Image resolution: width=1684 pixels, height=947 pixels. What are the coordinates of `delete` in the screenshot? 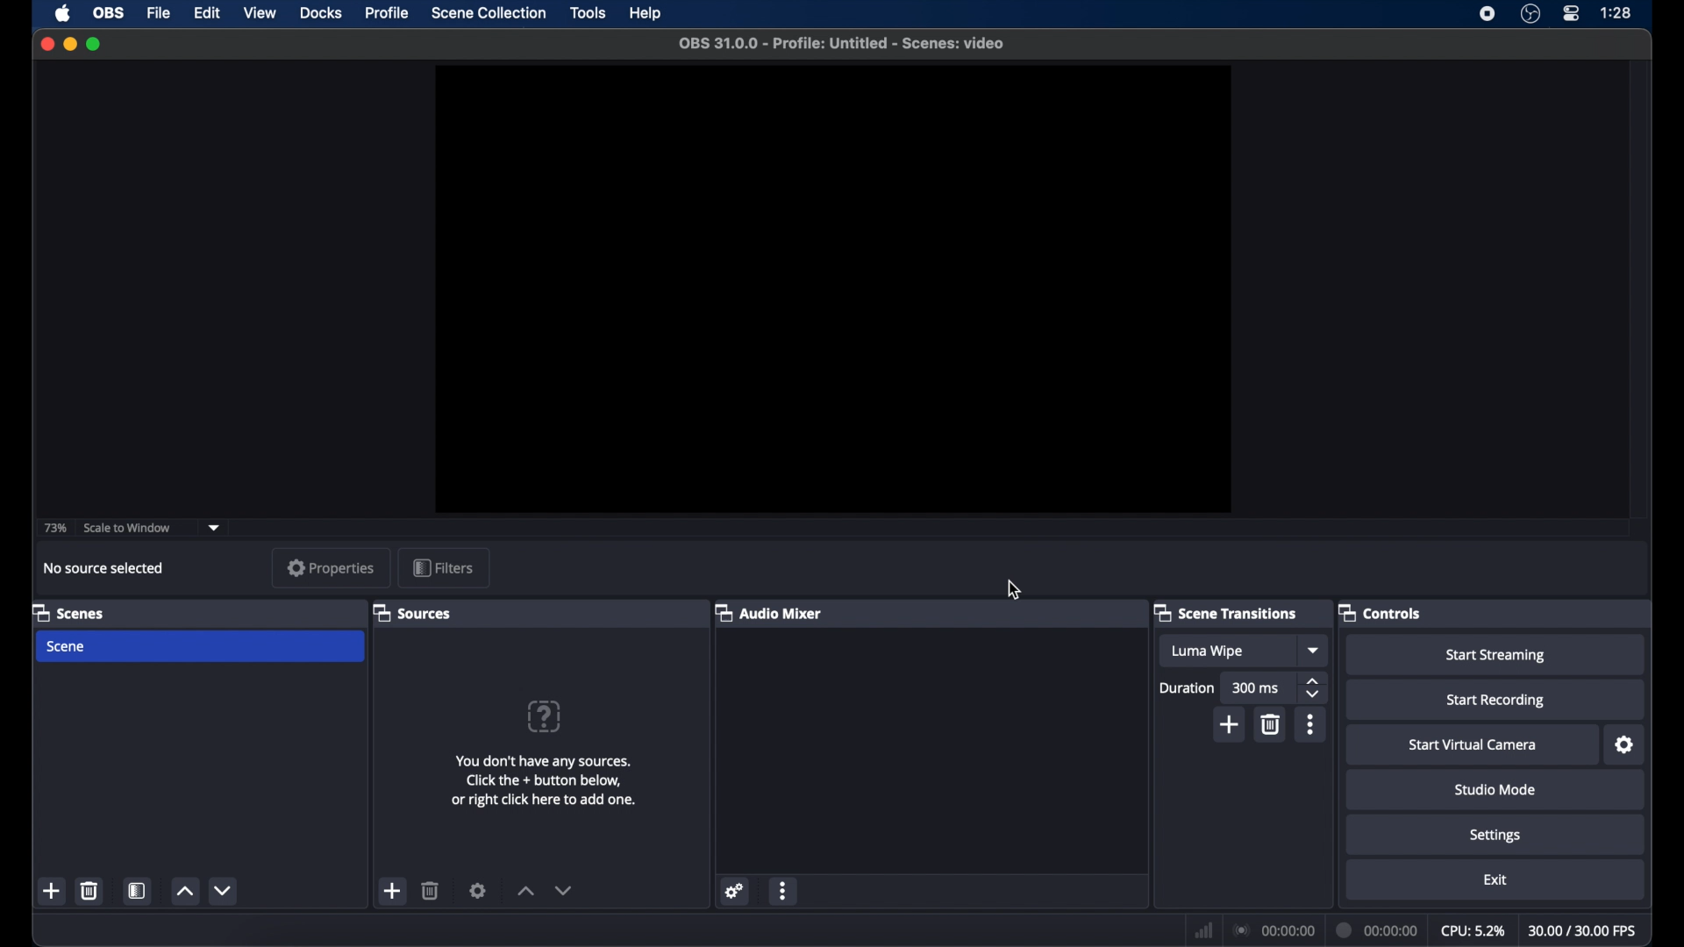 It's located at (1273, 725).